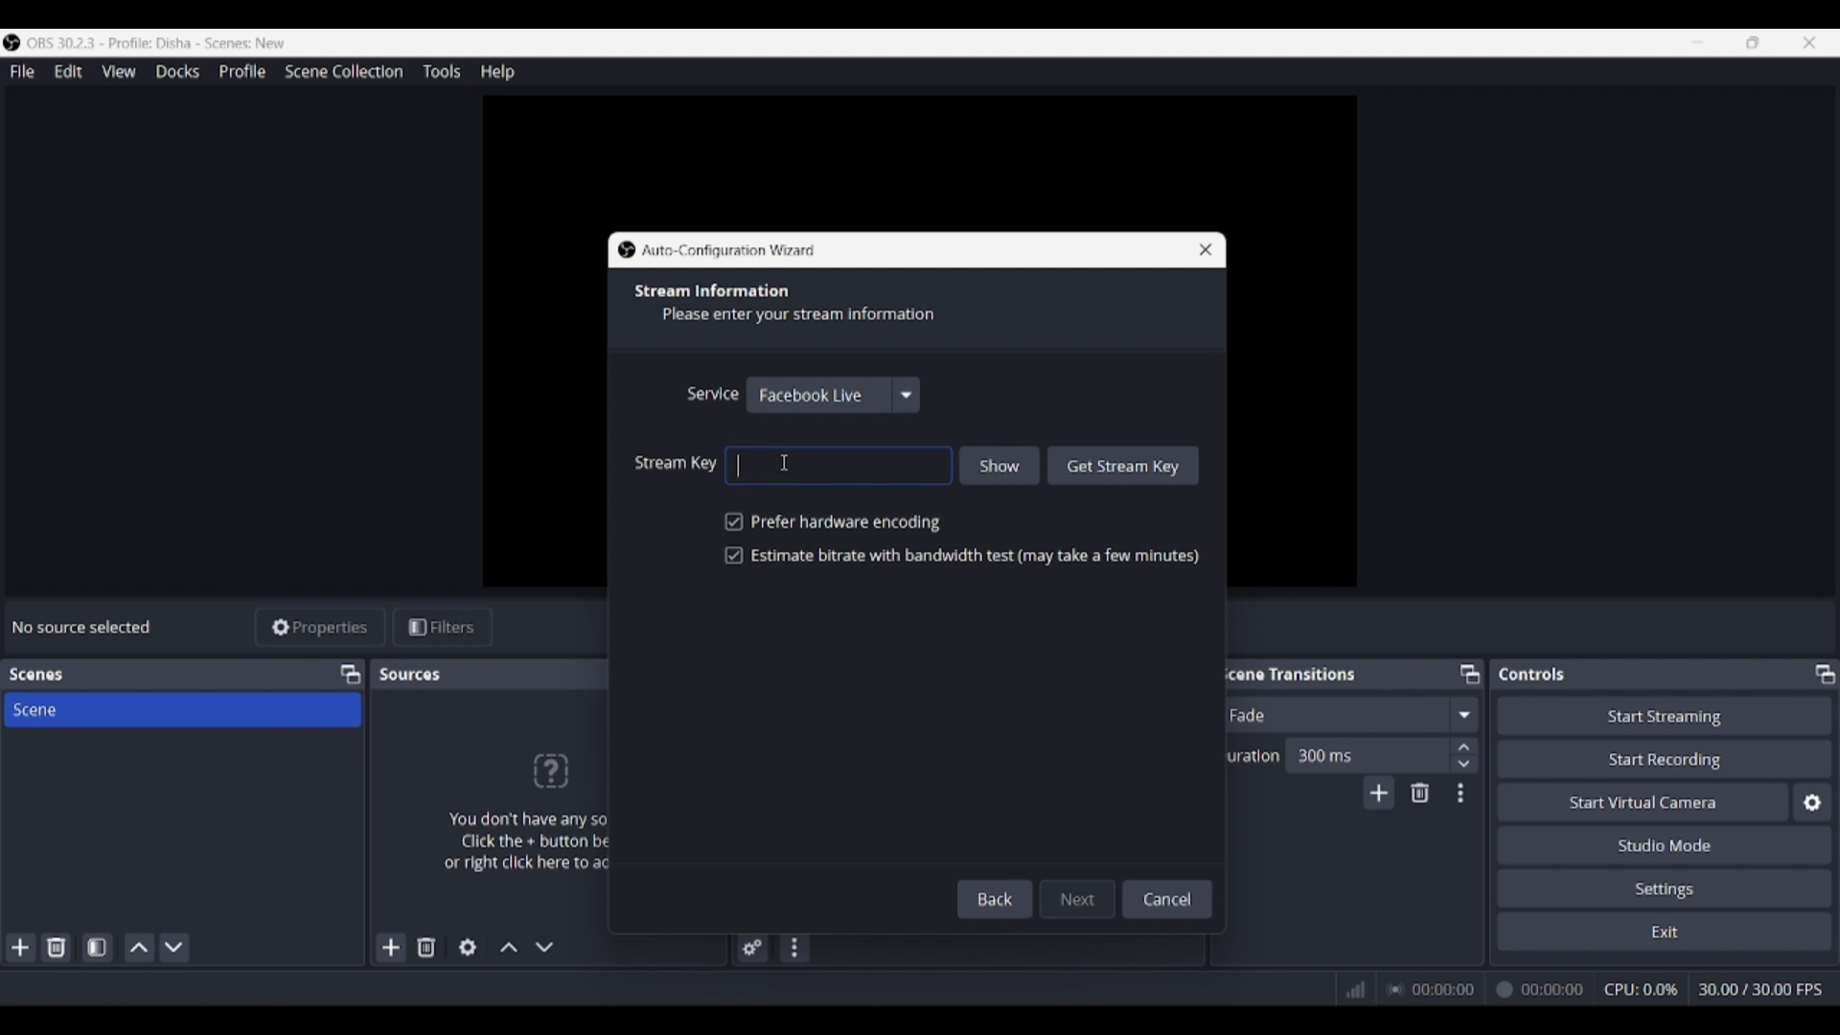  What do you see at coordinates (1697, 42) in the screenshot?
I see `Minimize` at bounding box center [1697, 42].